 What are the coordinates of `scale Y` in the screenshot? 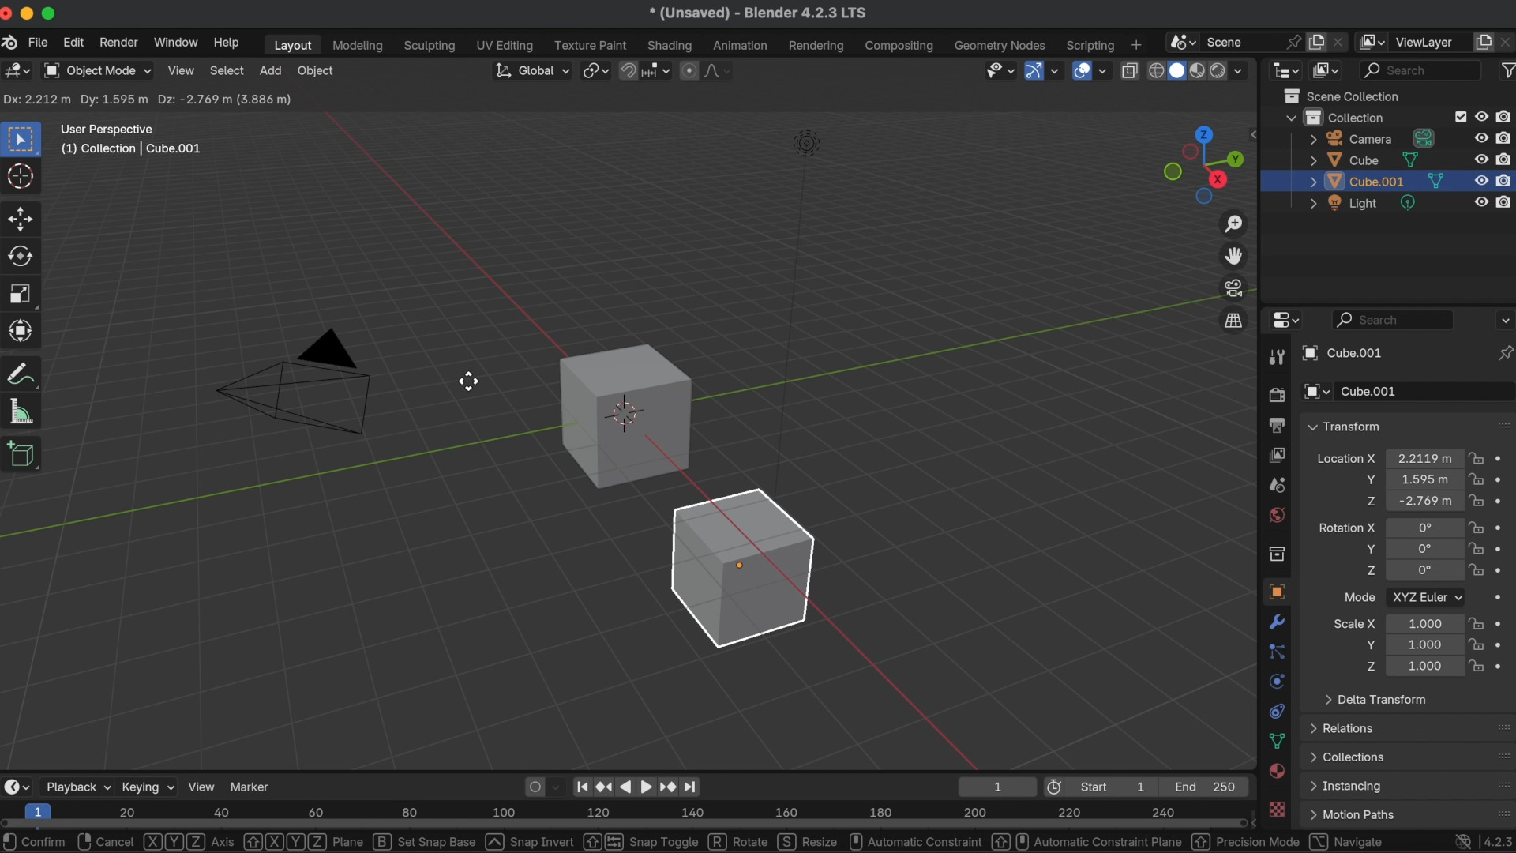 It's located at (1366, 644).